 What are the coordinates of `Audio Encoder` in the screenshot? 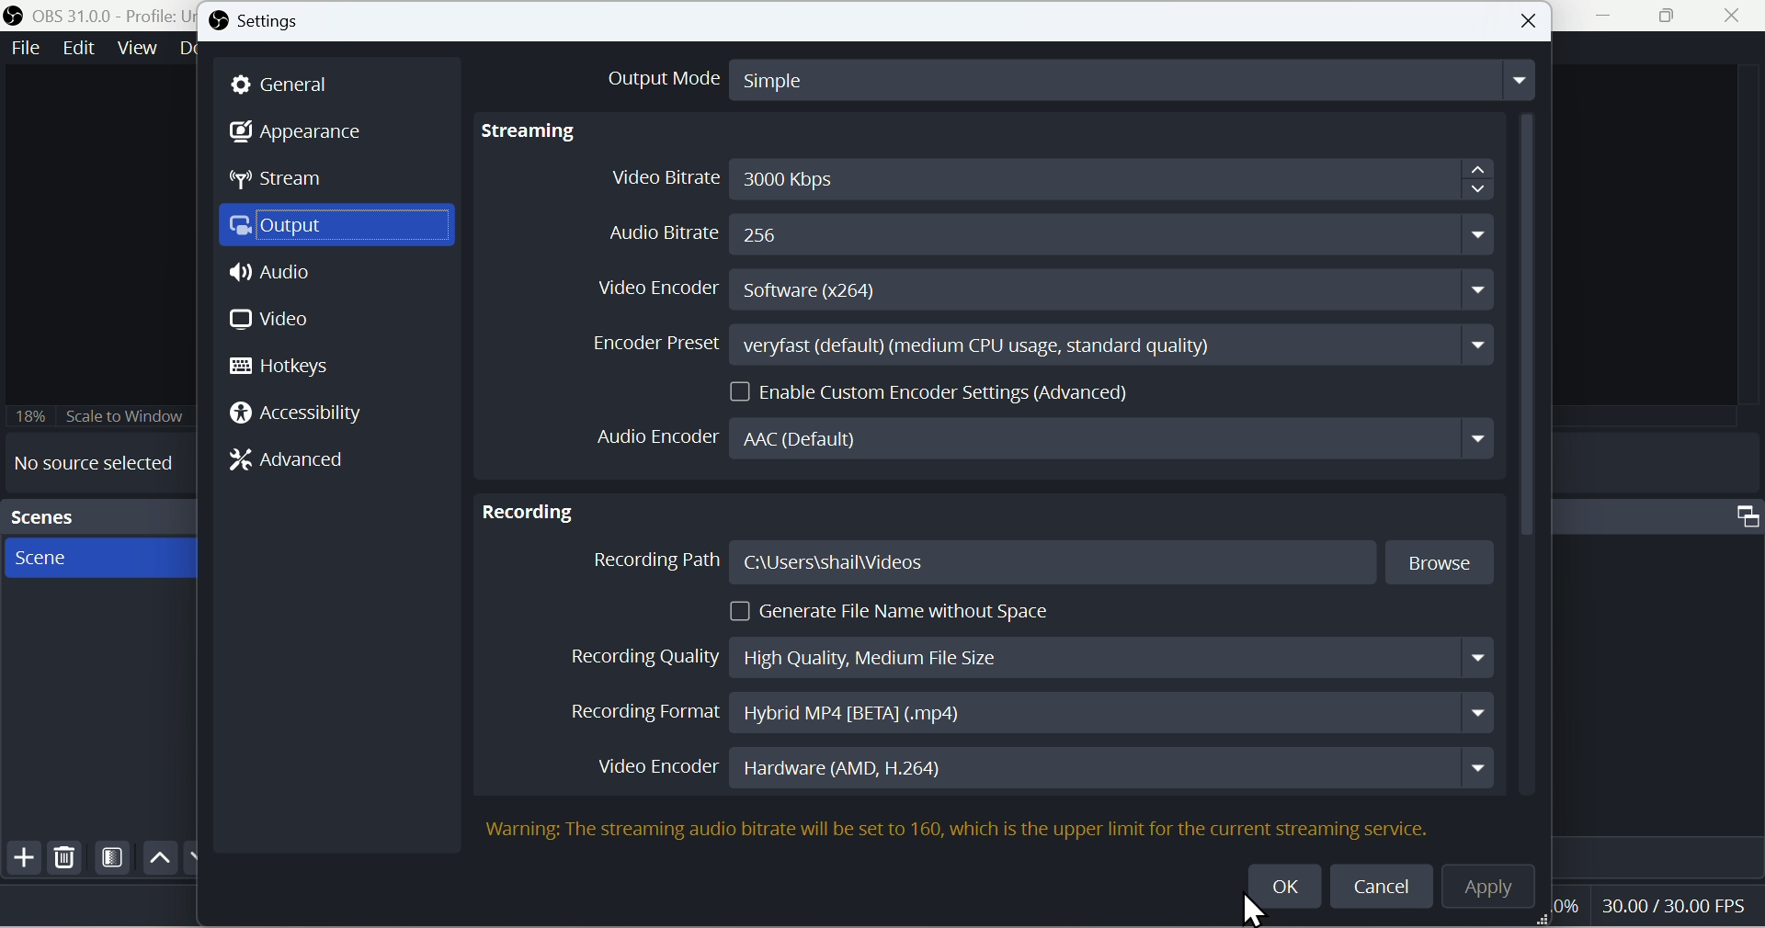 It's located at (1051, 820).